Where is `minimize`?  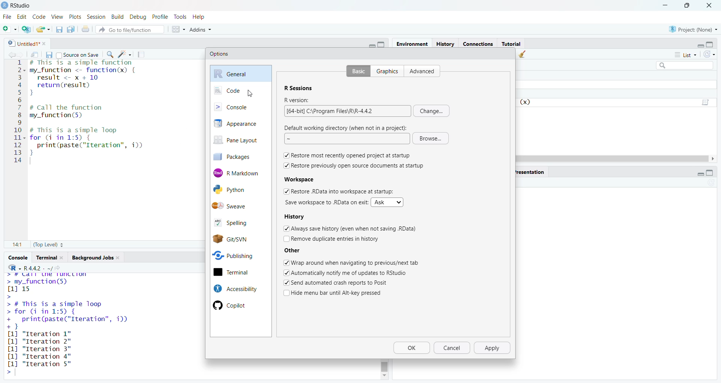 minimize is located at coordinates (370, 45).